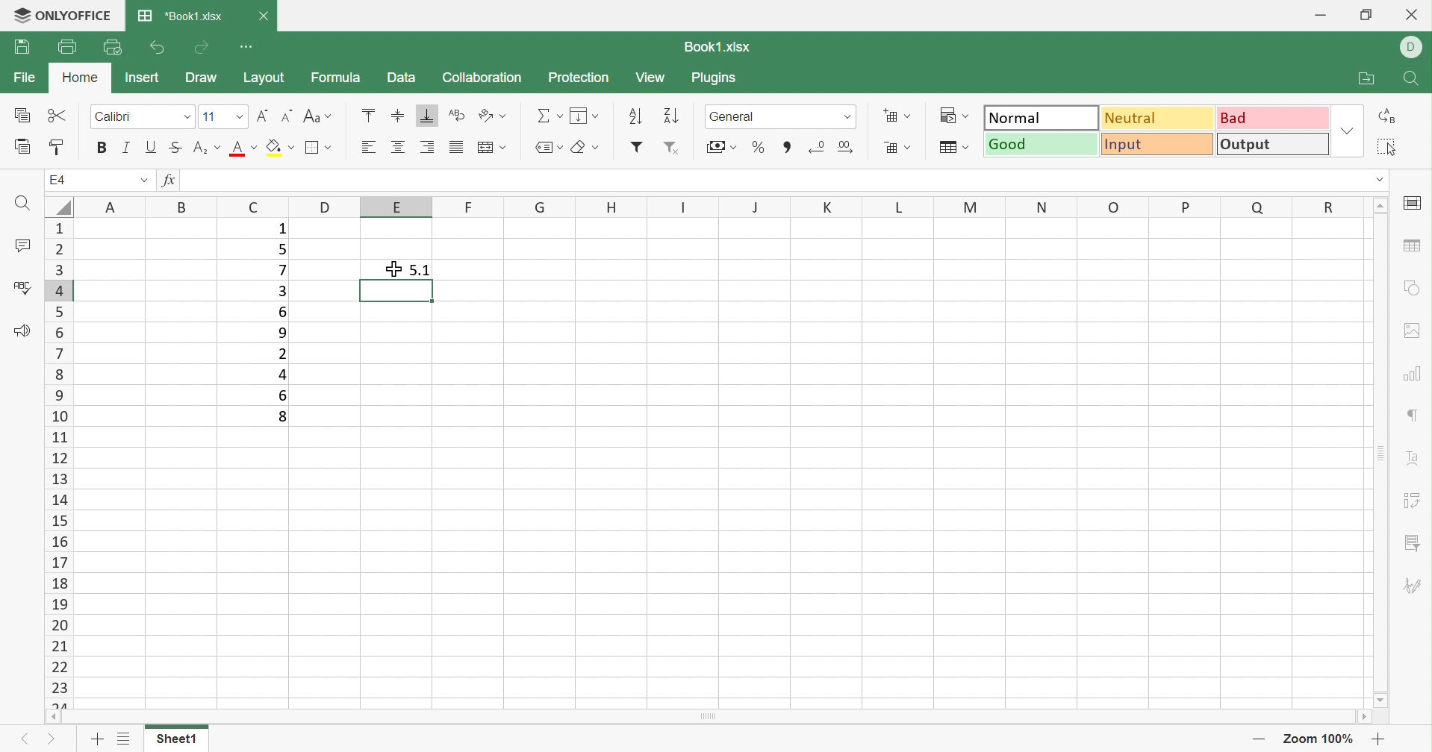 This screenshot has height=752, width=1432. What do you see at coordinates (548, 114) in the screenshot?
I see `Summation` at bounding box center [548, 114].